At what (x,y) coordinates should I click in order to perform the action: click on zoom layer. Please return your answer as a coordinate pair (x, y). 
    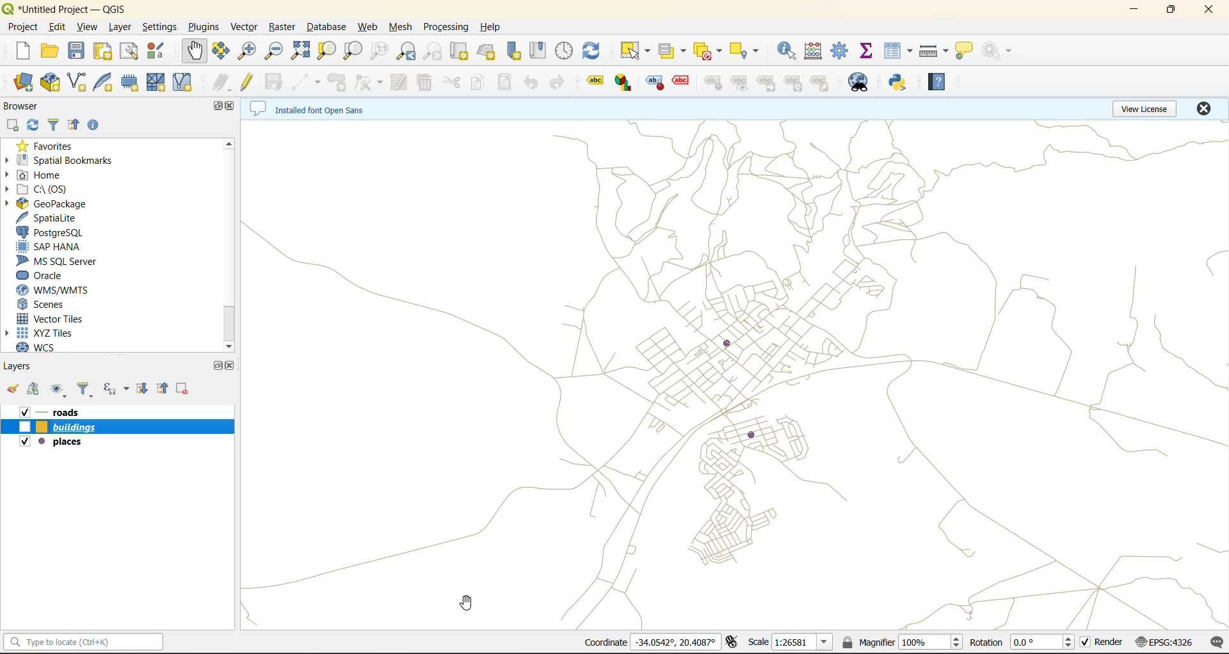
    Looking at the image, I should click on (354, 51).